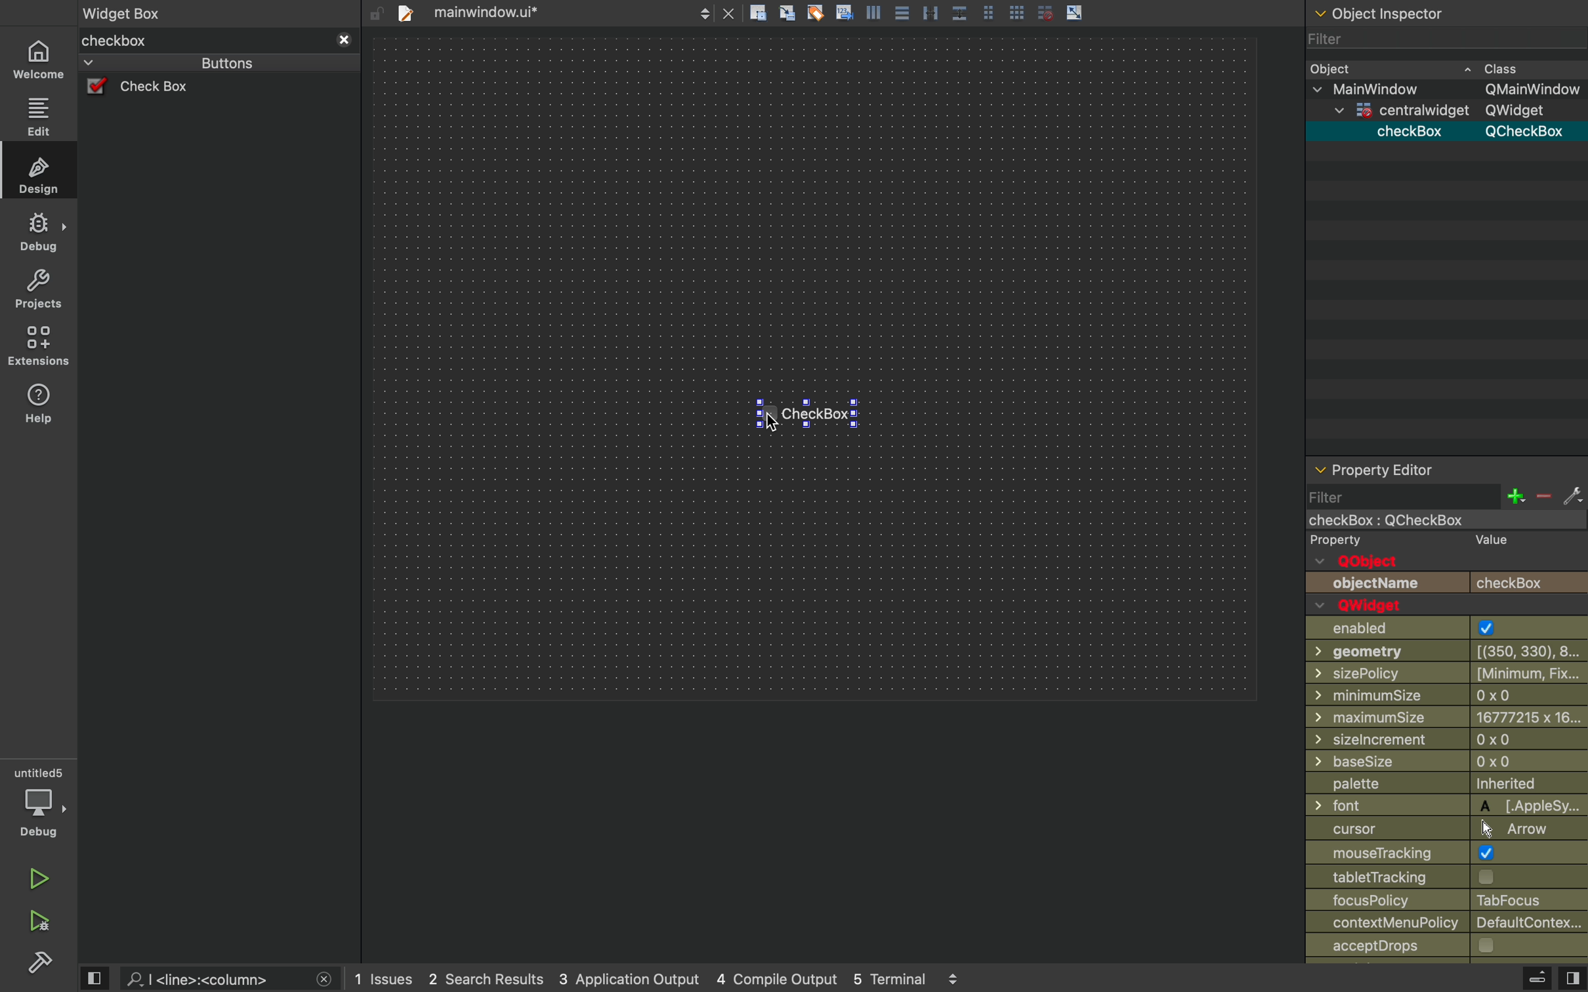  Describe the element at coordinates (786, 12) in the screenshot. I see `align to grid` at that location.